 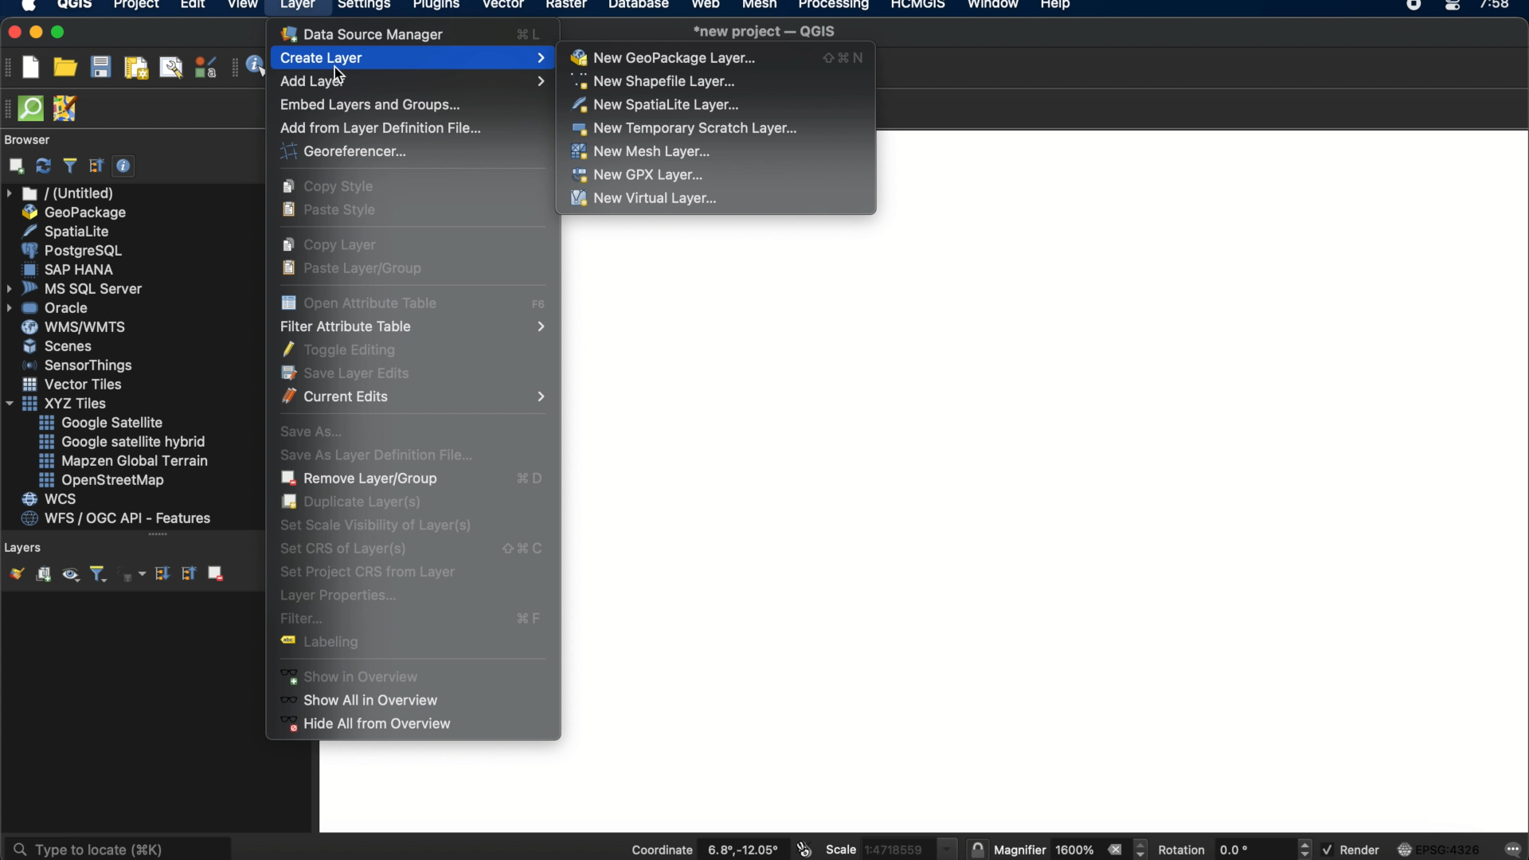 I want to click on recorder icon, so click(x=1416, y=6).